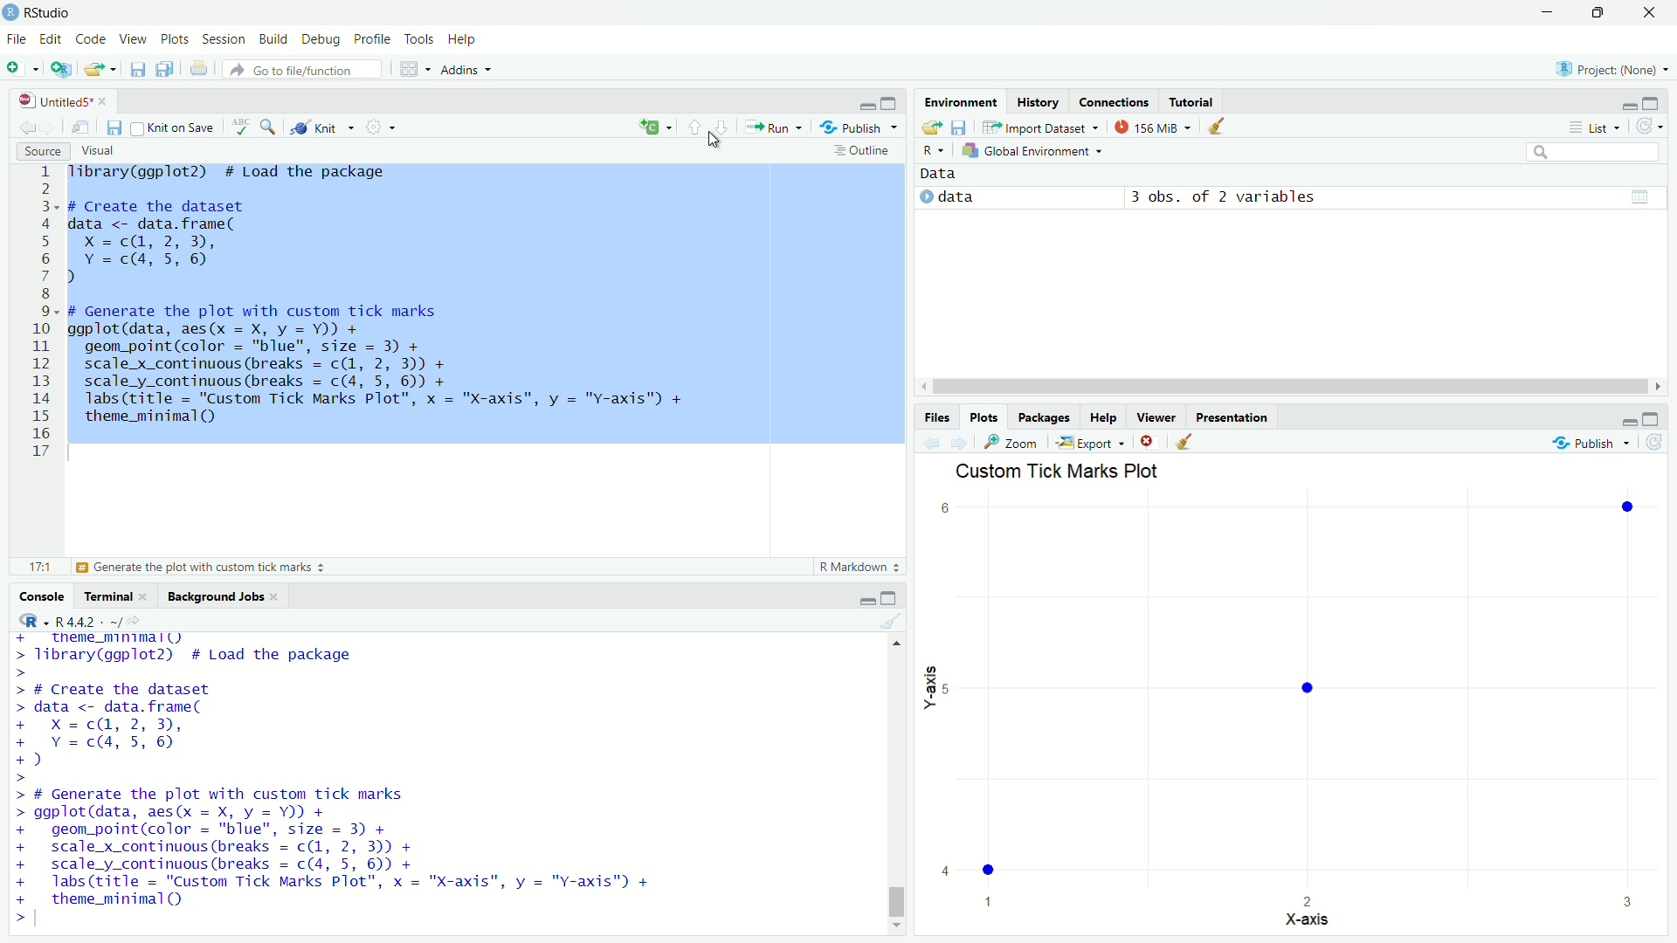 This screenshot has width=1677, height=943. Describe the element at coordinates (1595, 10) in the screenshot. I see `maximize` at that location.